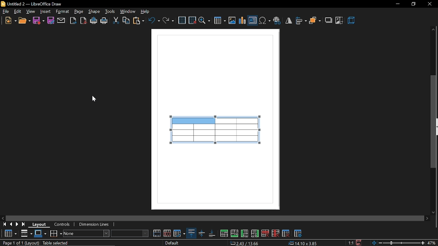  What do you see at coordinates (51, 21) in the screenshot?
I see `save as` at bounding box center [51, 21].